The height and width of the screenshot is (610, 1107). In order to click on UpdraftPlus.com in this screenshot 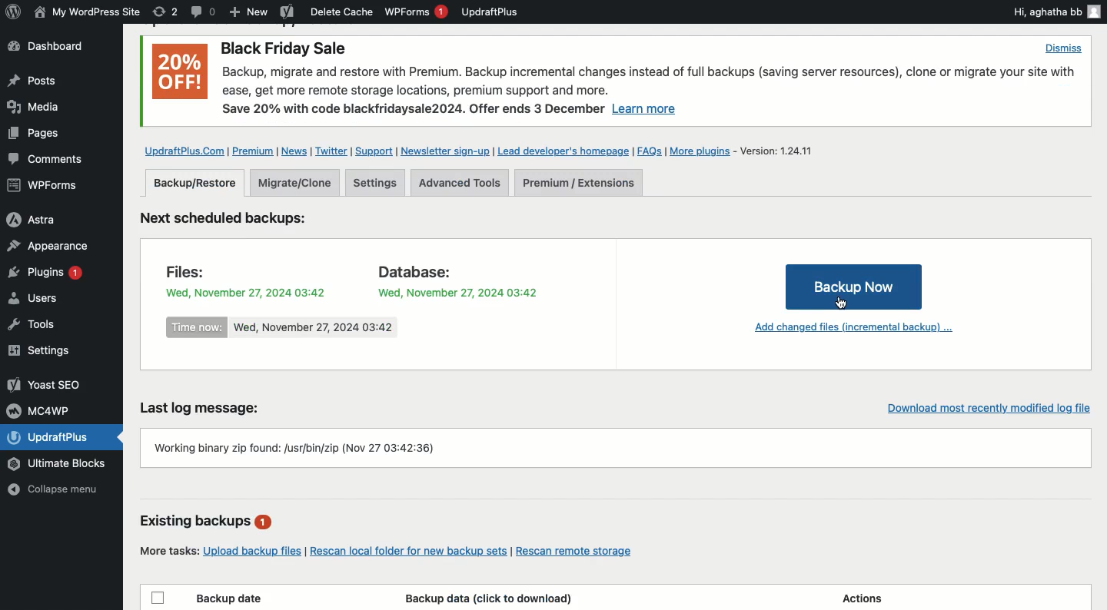, I will do `click(185, 151)`.